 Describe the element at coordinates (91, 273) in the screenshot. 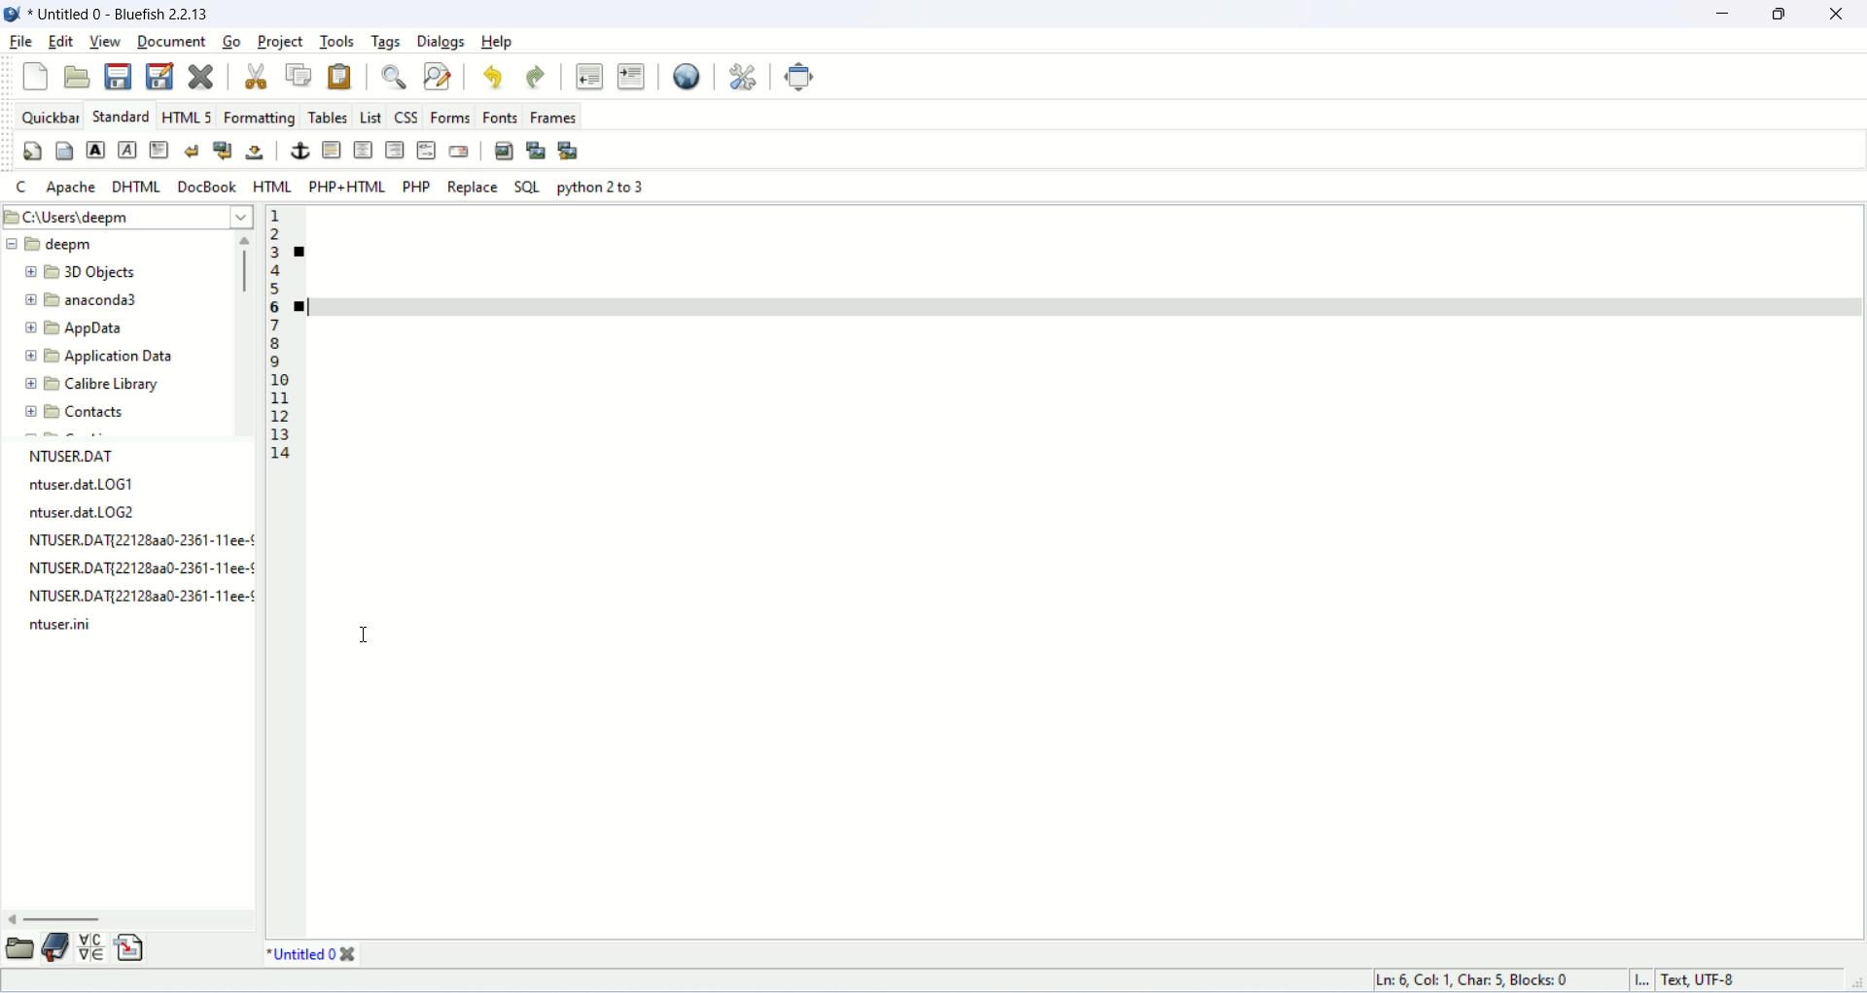

I see `3D Objects` at that location.